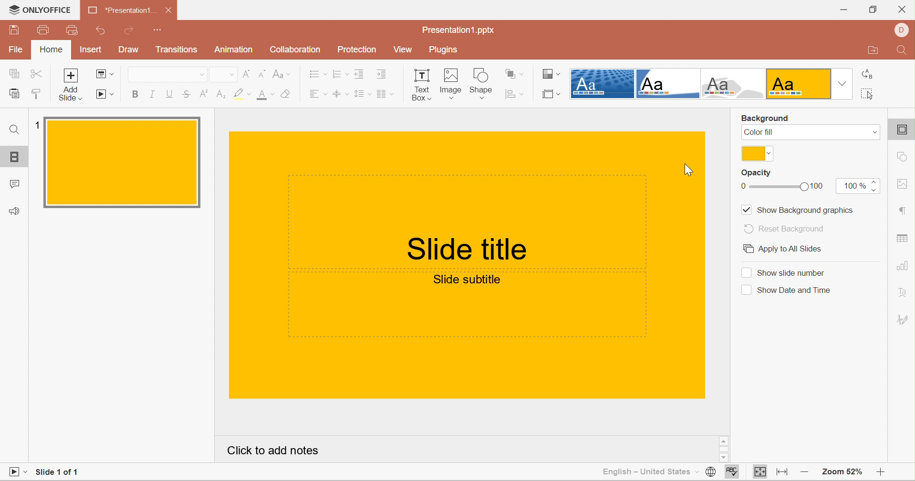 The width and height of the screenshot is (915, 481). Describe the element at coordinates (904, 29) in the screenshot. I see `DELL` at that location.